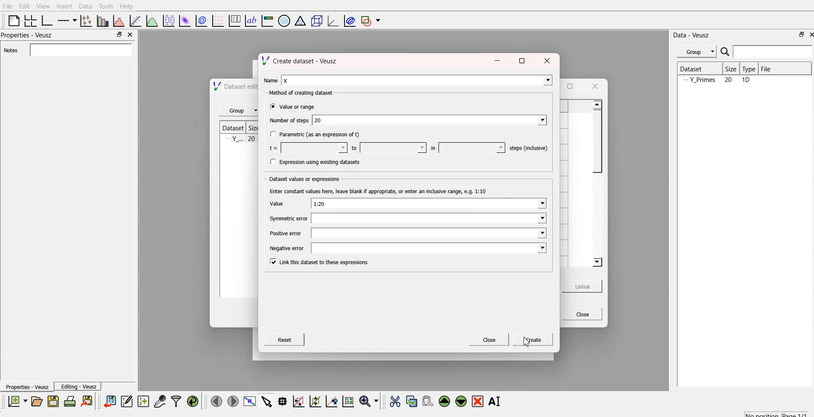 Image resolution: width=814 pixels, height=417 pixels. What do you see at coordinates (698, 51) in the screenshot?
I see `Group` at bounding box center [698, 51].